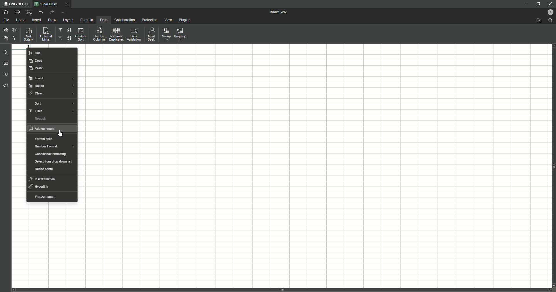 Image resolution: width=556 pixels, height=292 pixels. Describe the element at coordinates (43, 179) in the screenshot. I see `Insert function` at that location.